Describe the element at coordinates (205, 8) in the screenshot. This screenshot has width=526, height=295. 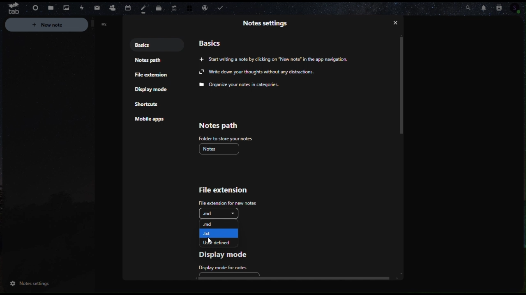
I see `Email handling` at that location.